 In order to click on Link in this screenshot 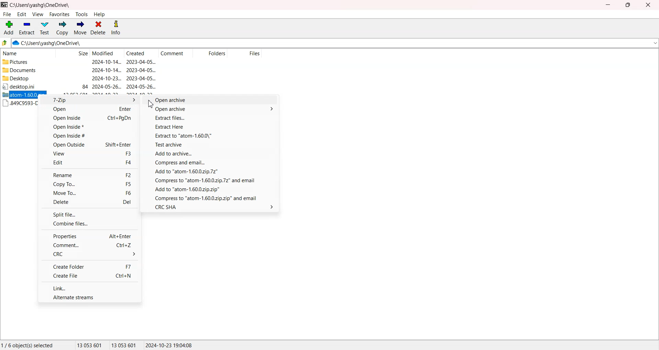, I will do `click(91, 288)`.